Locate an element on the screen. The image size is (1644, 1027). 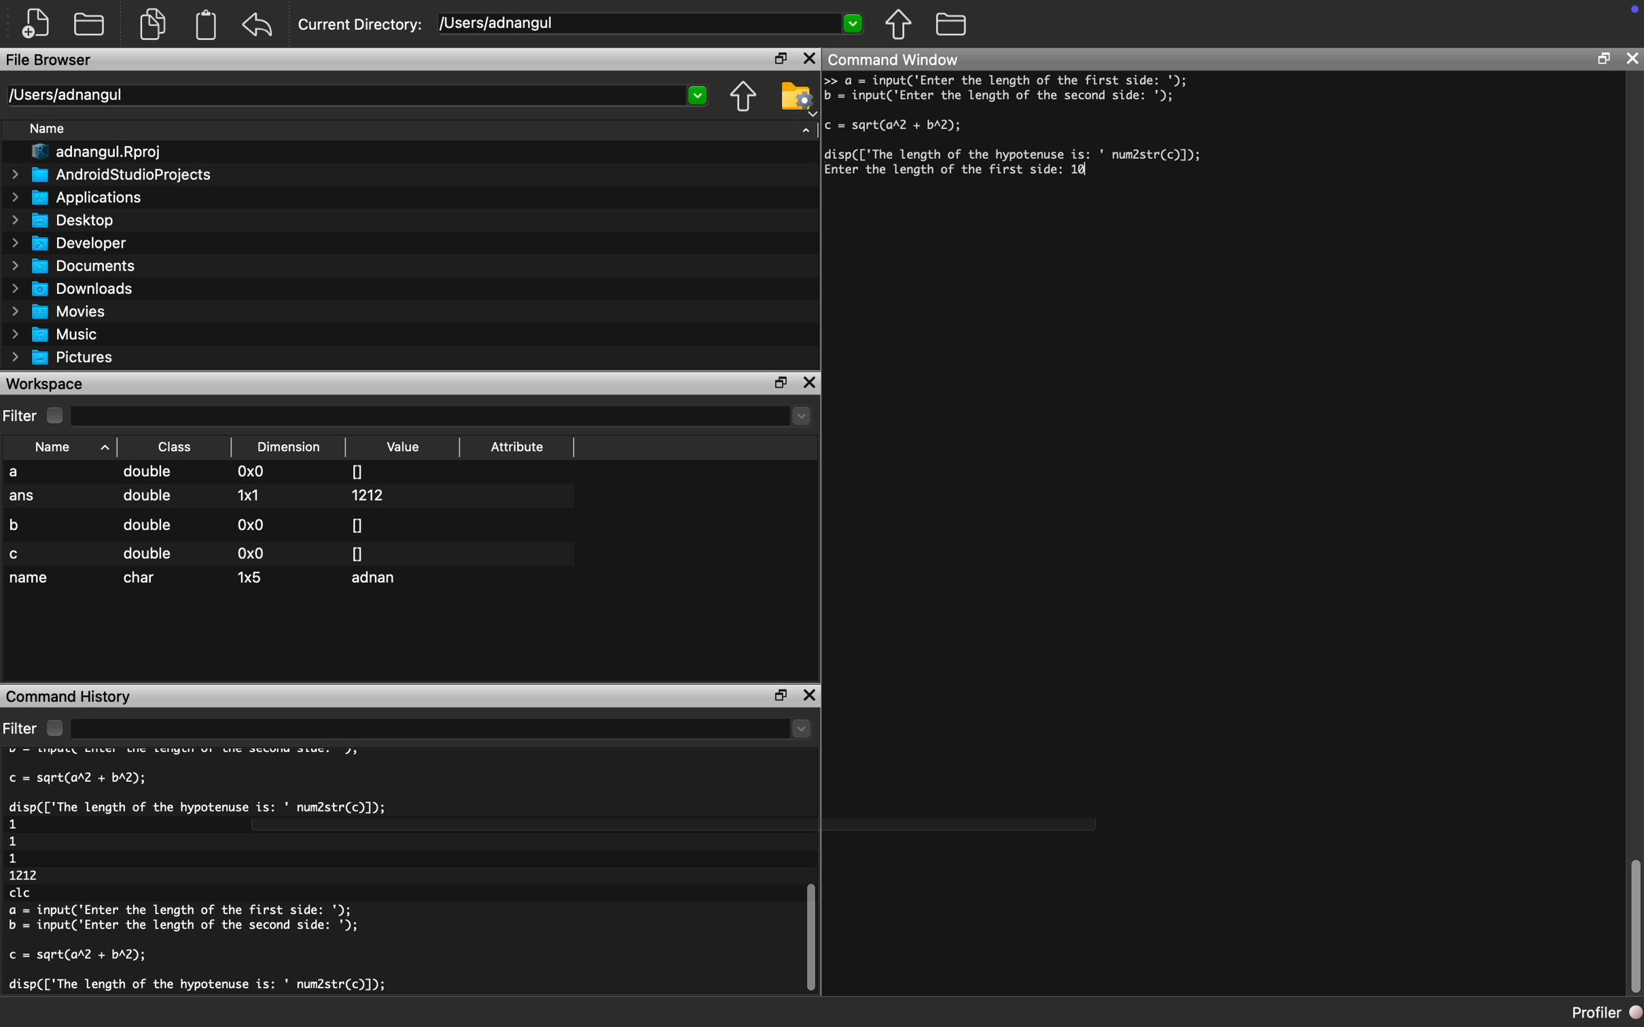
c = sqrt(arl + bA2);

disp(['The length of the hypotenuse is: ' num2str(c)]);
clc

a = input('Enter the length of the first side: ');

b = input('Enter the length of the second side: ');

c = sqrt(ar2 + bA2);

disp(['The length of the hypotenuse is: ' num2str(c)]);
1

1

1

1212

clc is located at coordinates (228, 875).